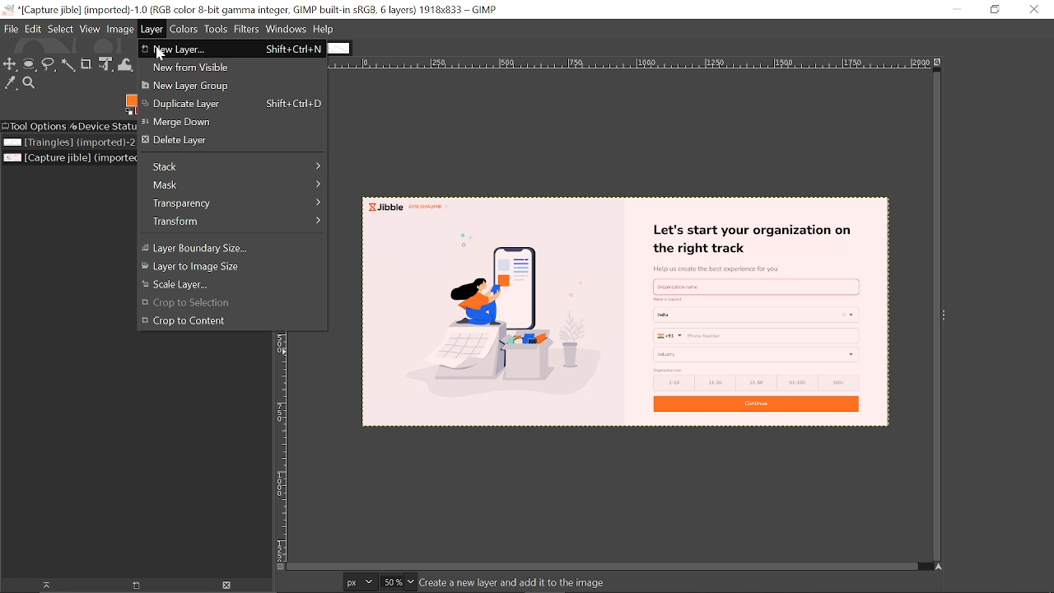  I want to click on File, so click(11, 29).